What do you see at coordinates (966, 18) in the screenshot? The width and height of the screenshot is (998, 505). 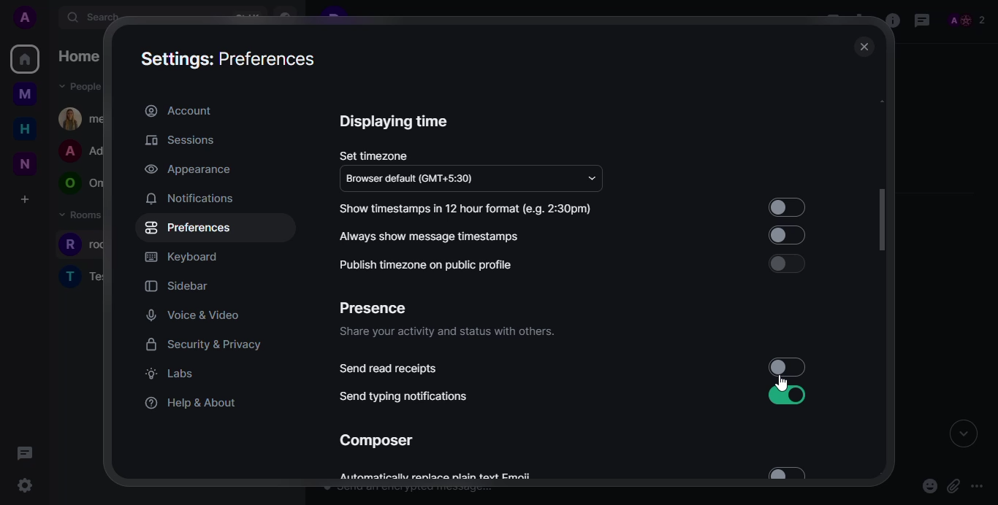 I see `people` at bounding box center [966, 18].